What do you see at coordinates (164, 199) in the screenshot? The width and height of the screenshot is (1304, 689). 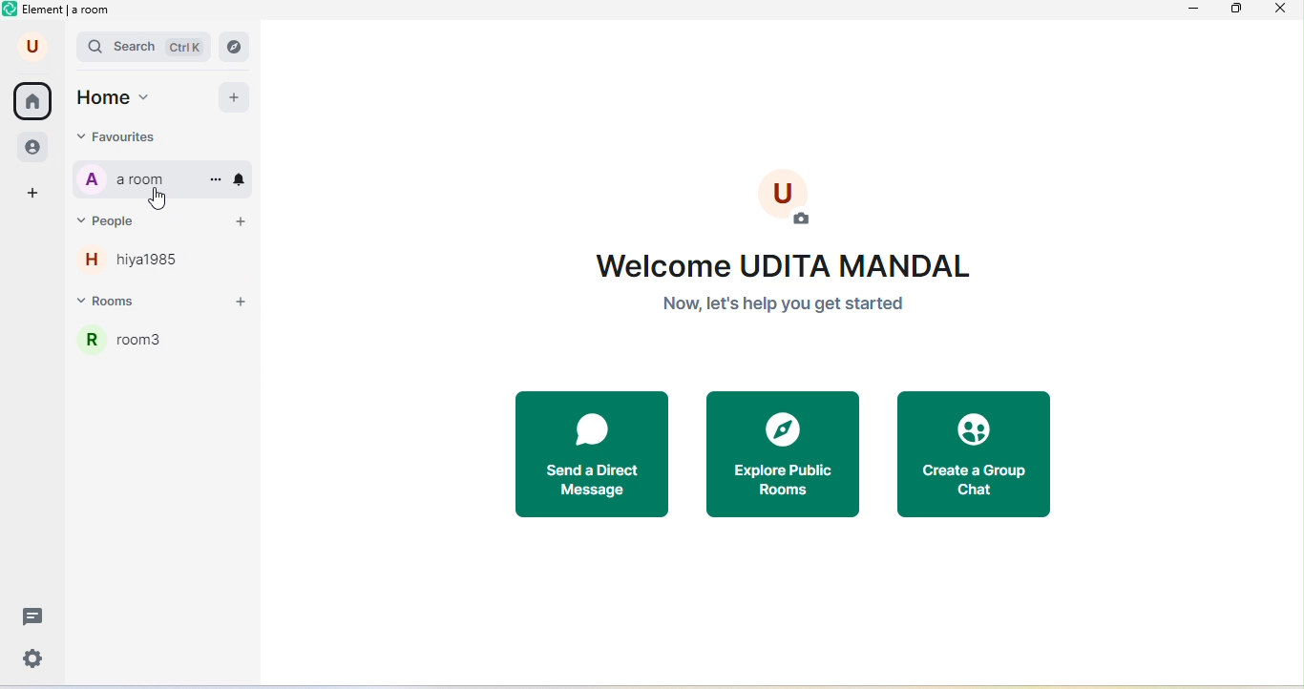 I see `cursor` at bounding box center [164, 199].